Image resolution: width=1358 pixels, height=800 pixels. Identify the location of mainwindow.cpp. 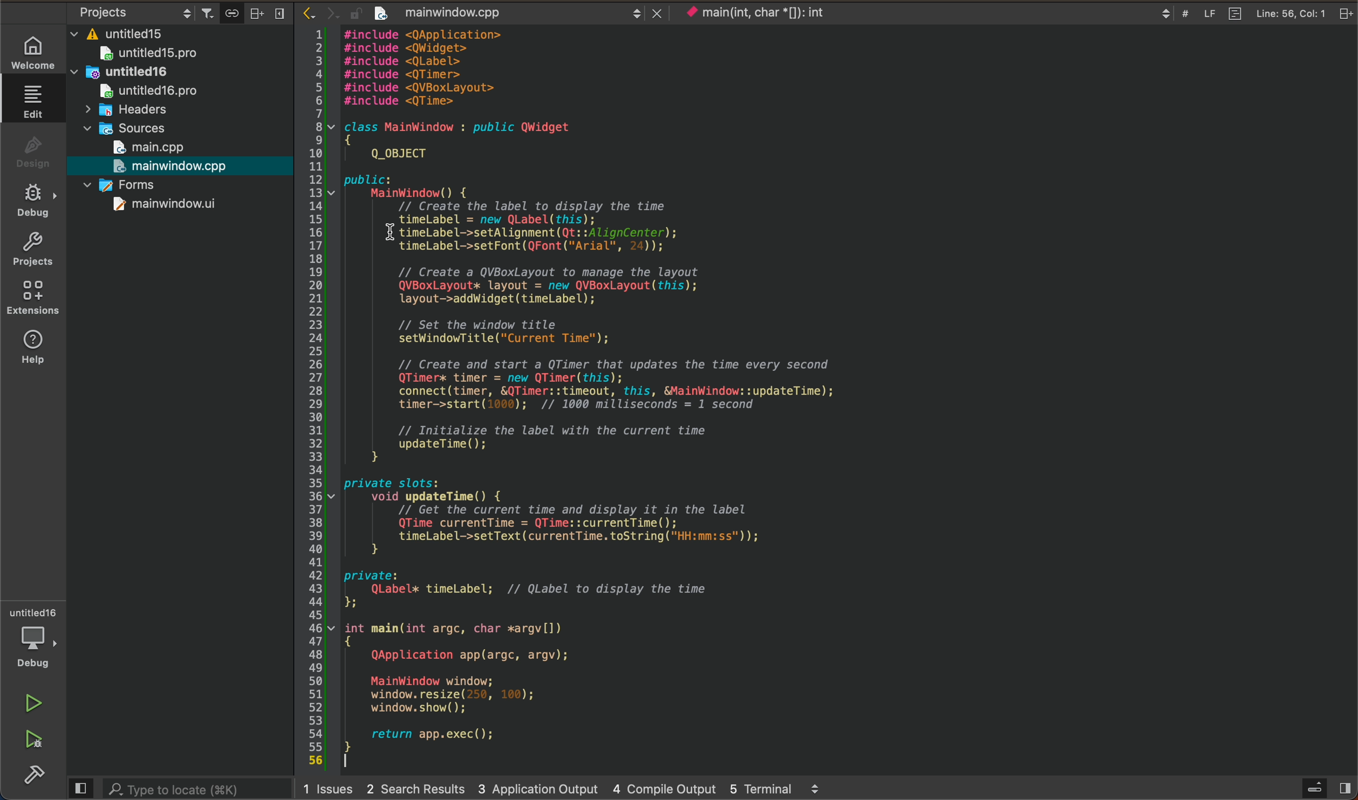
(186, 168).